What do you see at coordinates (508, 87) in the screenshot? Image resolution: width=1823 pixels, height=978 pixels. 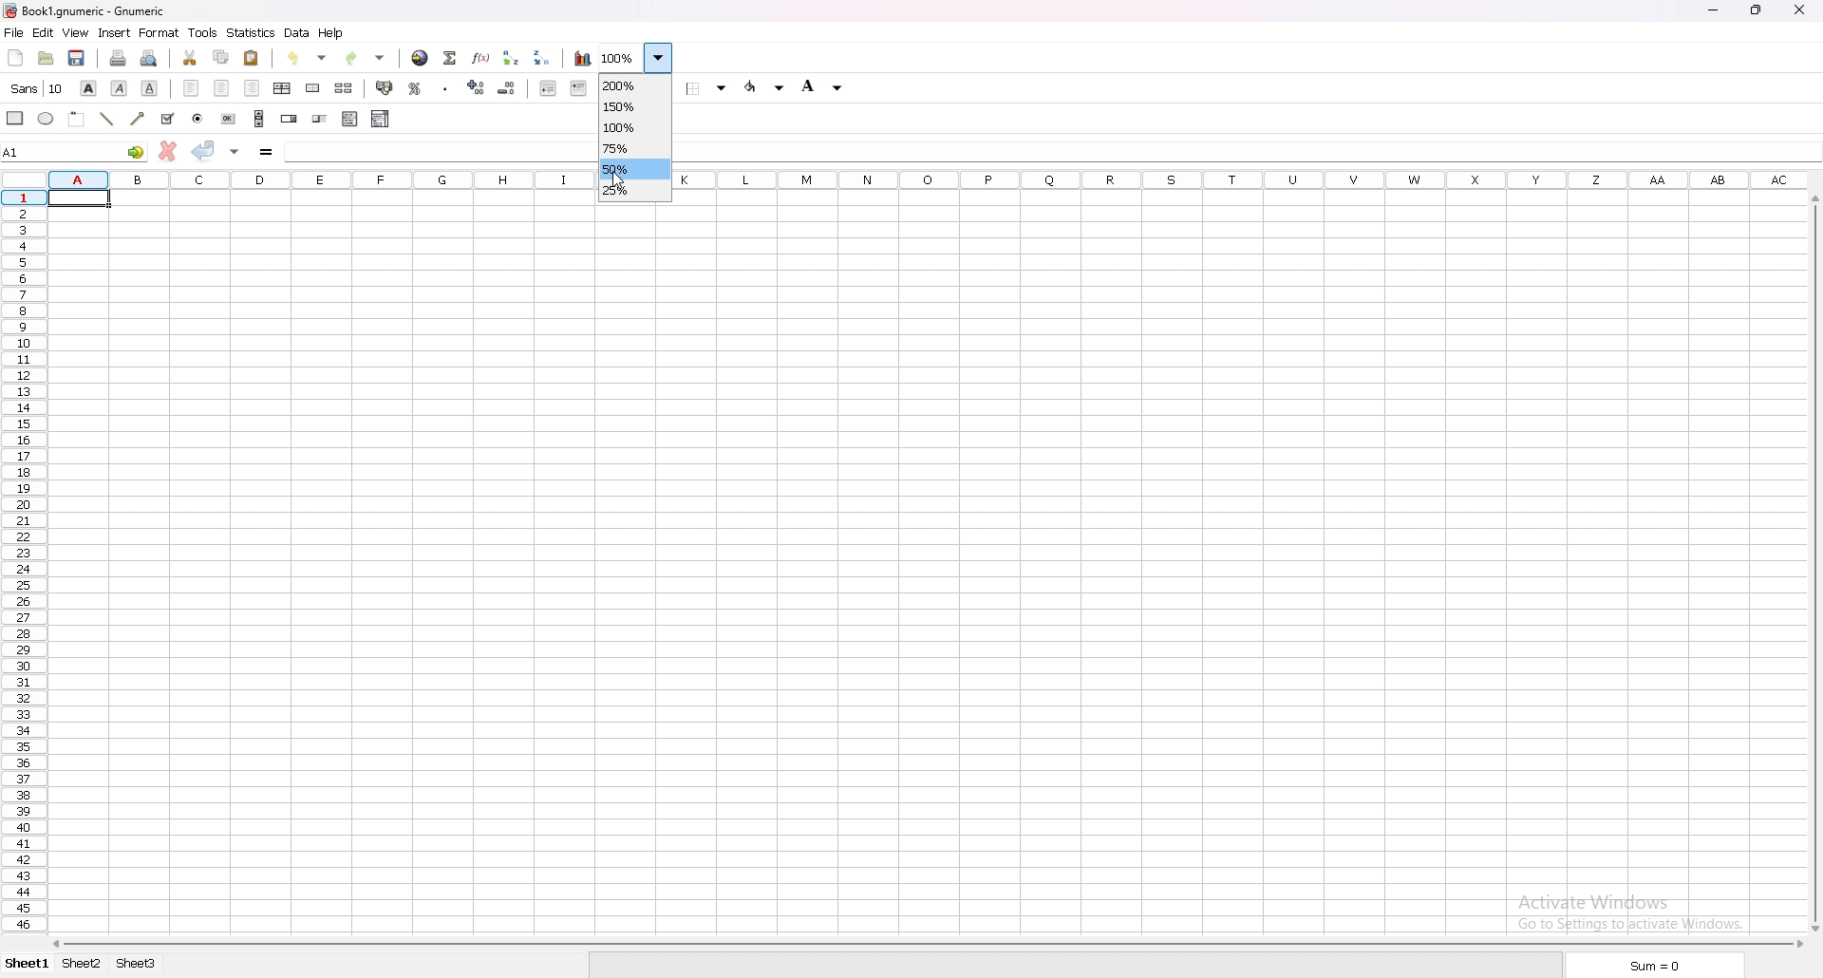 I see `decrease decimals` at bounding box center [508, 87].